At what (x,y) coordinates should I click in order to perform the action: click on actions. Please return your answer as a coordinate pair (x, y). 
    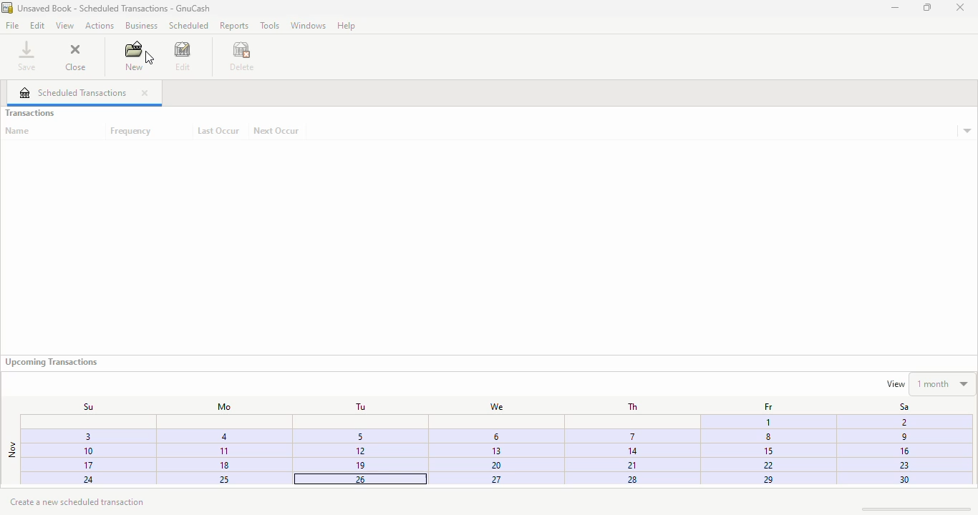
    Looking at the image, I should click on (99, 26).